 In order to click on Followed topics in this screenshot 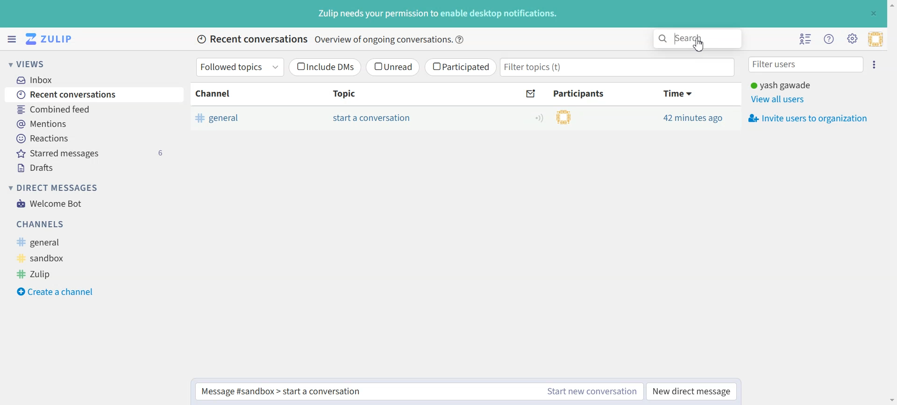, I will do `click(241, 67)`.